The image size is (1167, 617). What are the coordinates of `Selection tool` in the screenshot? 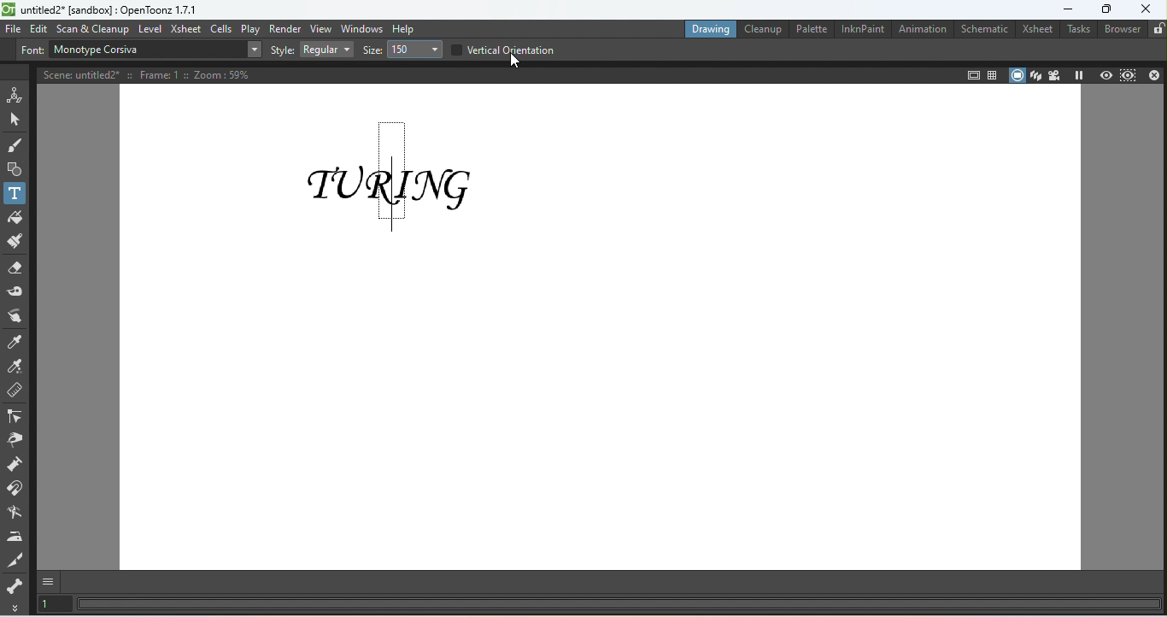 It's located at (16, 120).